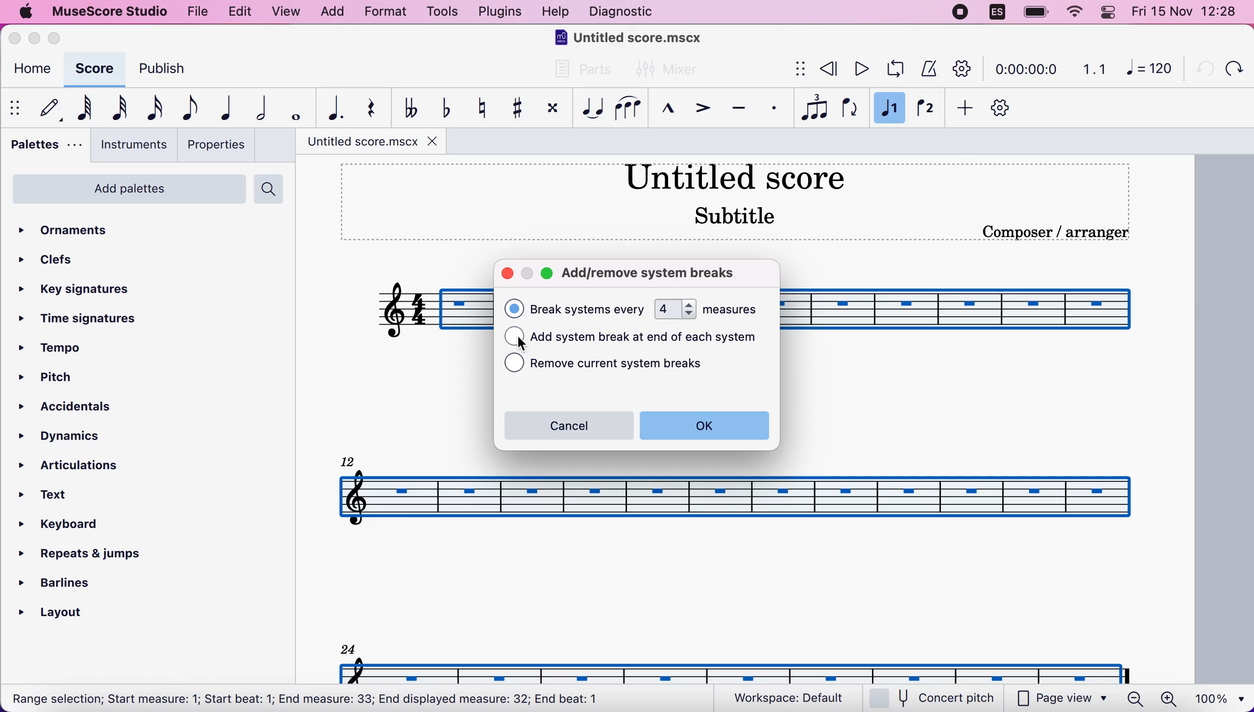 The height and width of the screenshot is (712, 1254). What do you see at coordinates (665, 111) in the screenshot?
I see `marcatto` at bounding box center [665, 111].